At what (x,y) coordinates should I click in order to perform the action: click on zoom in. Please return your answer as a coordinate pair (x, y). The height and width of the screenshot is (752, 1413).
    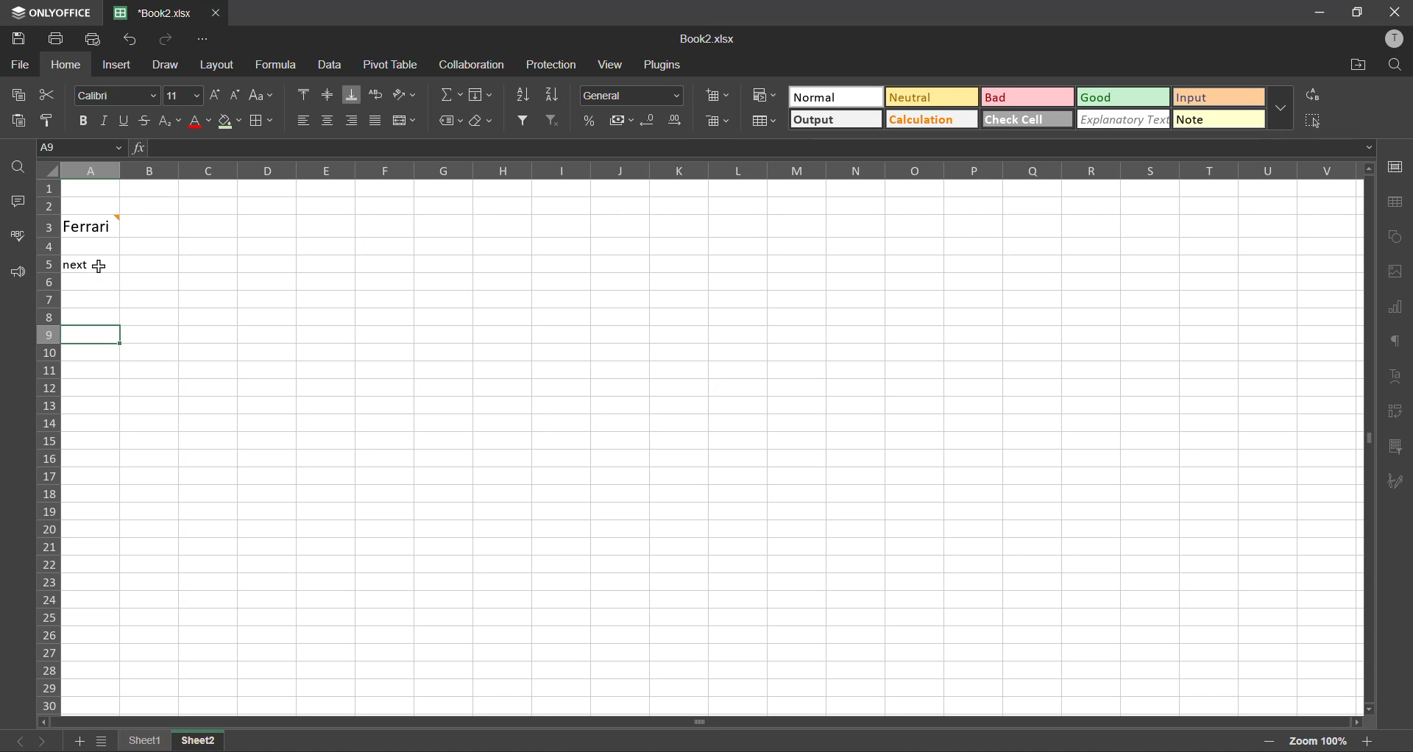
    Looking at the image, I should click on (1367, 739).